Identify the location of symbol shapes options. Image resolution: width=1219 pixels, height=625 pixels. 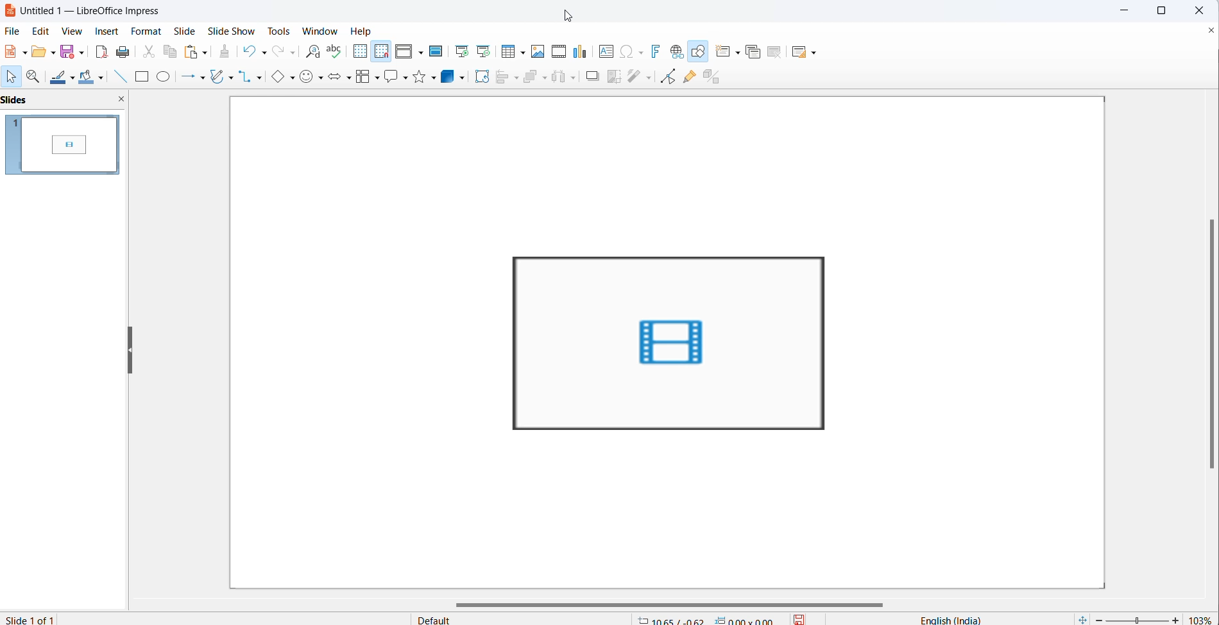
(320, 78).